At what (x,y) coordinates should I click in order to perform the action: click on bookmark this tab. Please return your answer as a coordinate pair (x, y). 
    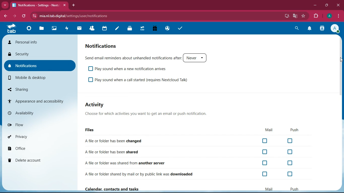
    Looking at the image, I should click on (303, 15).